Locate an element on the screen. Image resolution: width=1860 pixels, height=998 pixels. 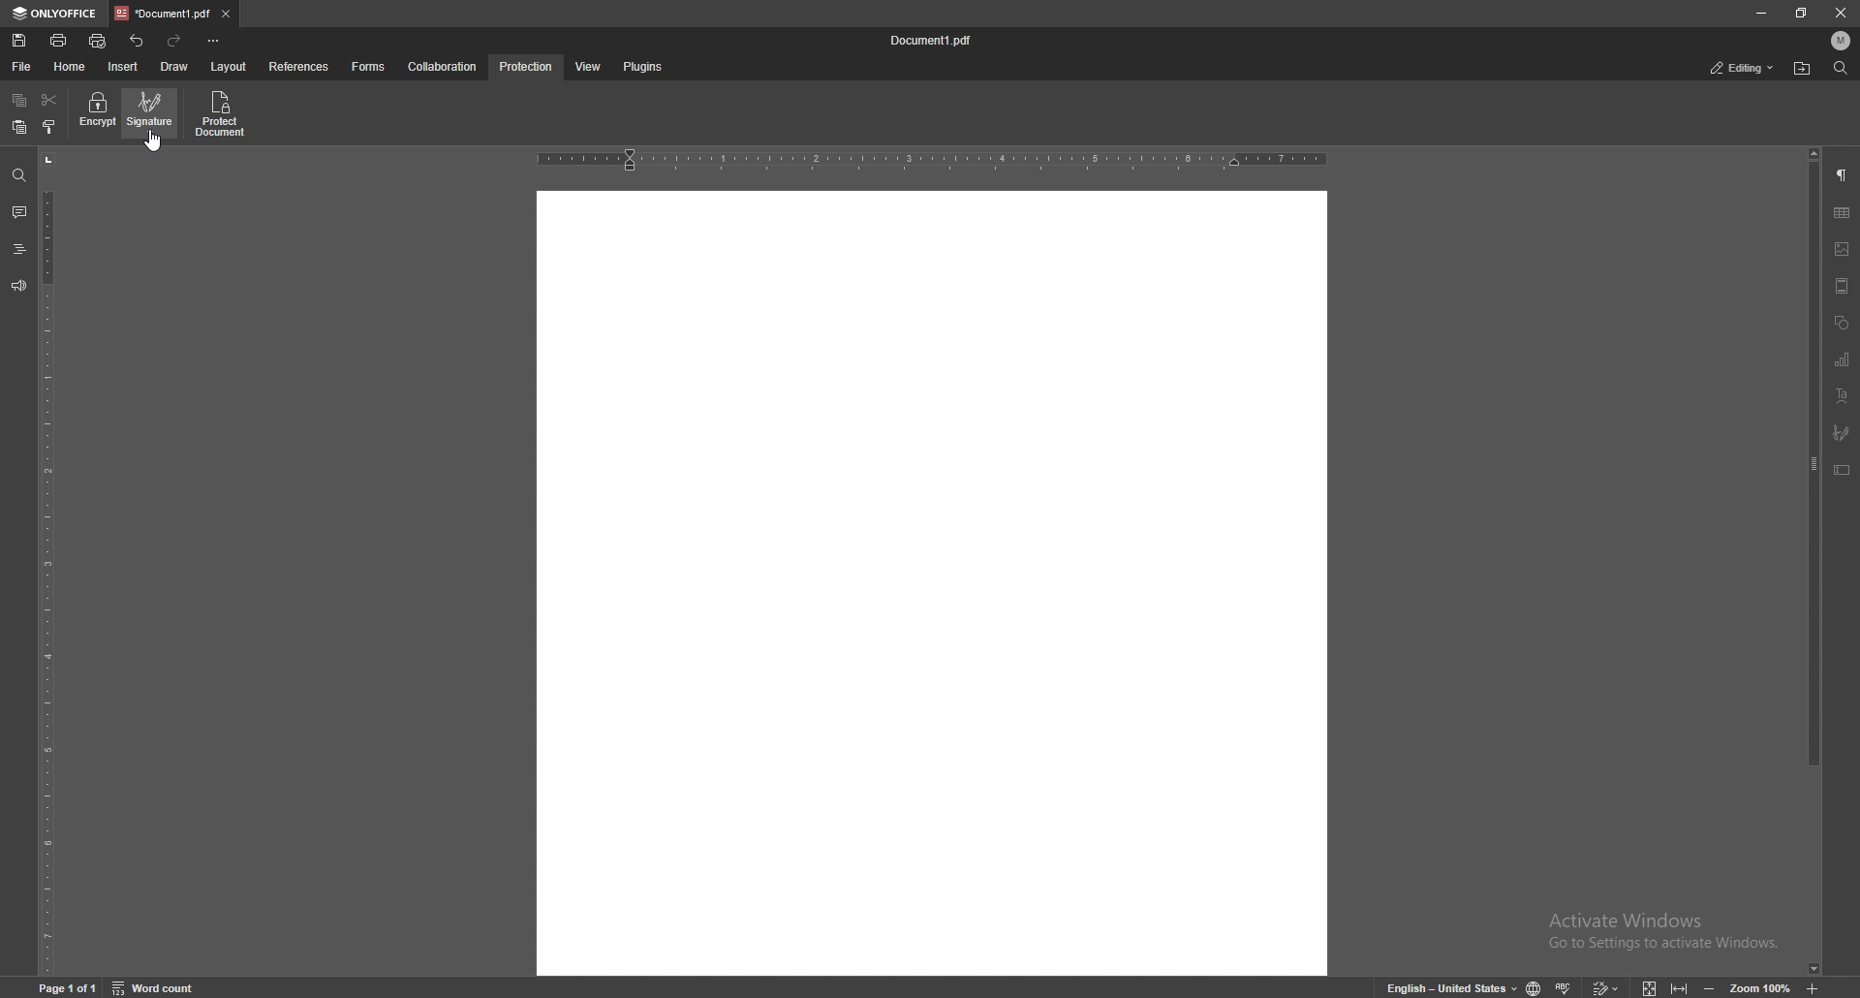
chart is located at coordinates (1843, 360).